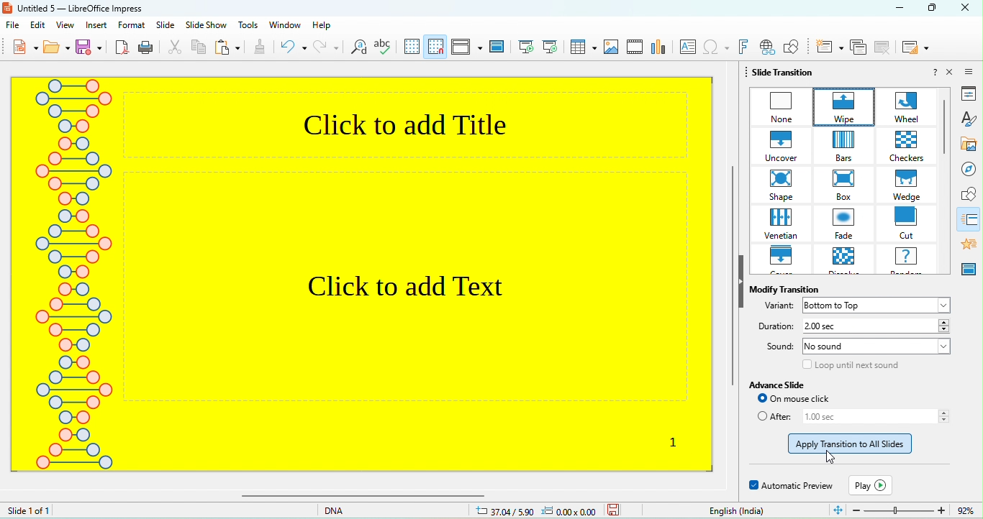 The height and width of the screenshot is (519, 983). What do you see at coordinates (966, 193) in the screenshot?
I see `shape` at bounding box center [966, 193].